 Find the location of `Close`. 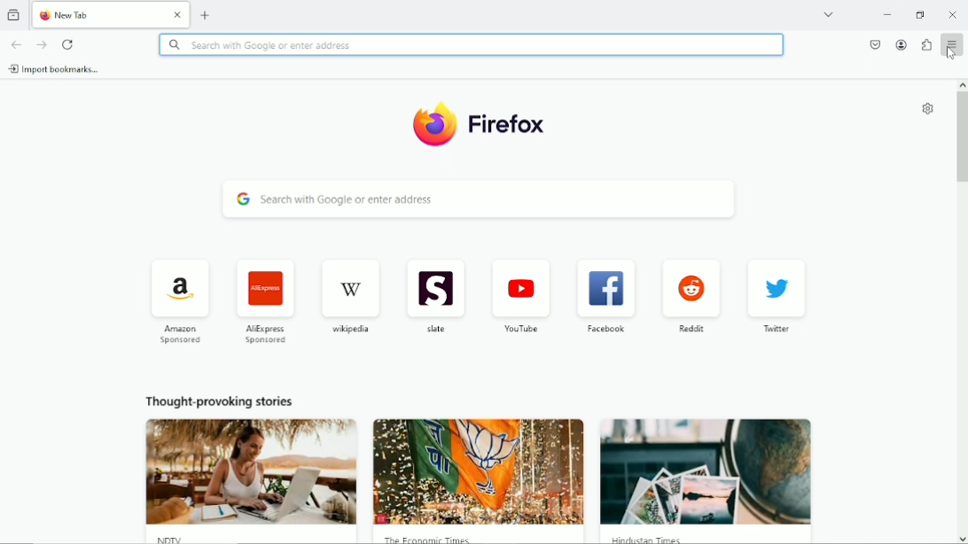

Close is located at coordinates (950, 14).